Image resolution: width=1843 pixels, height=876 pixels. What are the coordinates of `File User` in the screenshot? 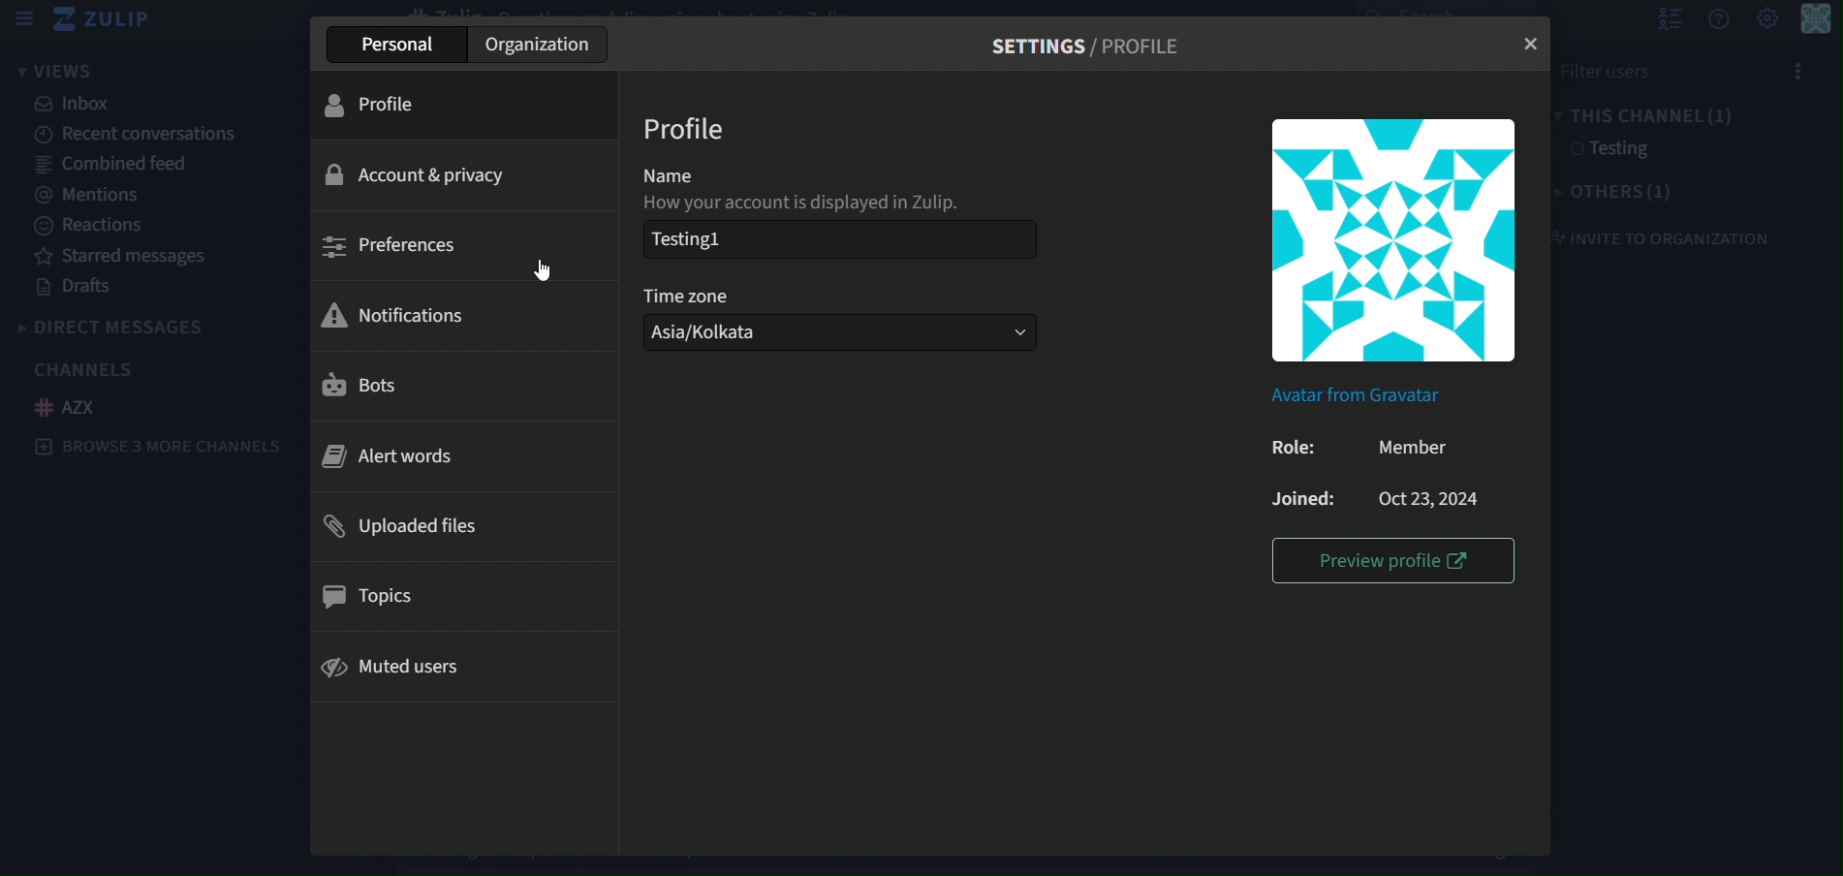 It's located at (1662, 72).